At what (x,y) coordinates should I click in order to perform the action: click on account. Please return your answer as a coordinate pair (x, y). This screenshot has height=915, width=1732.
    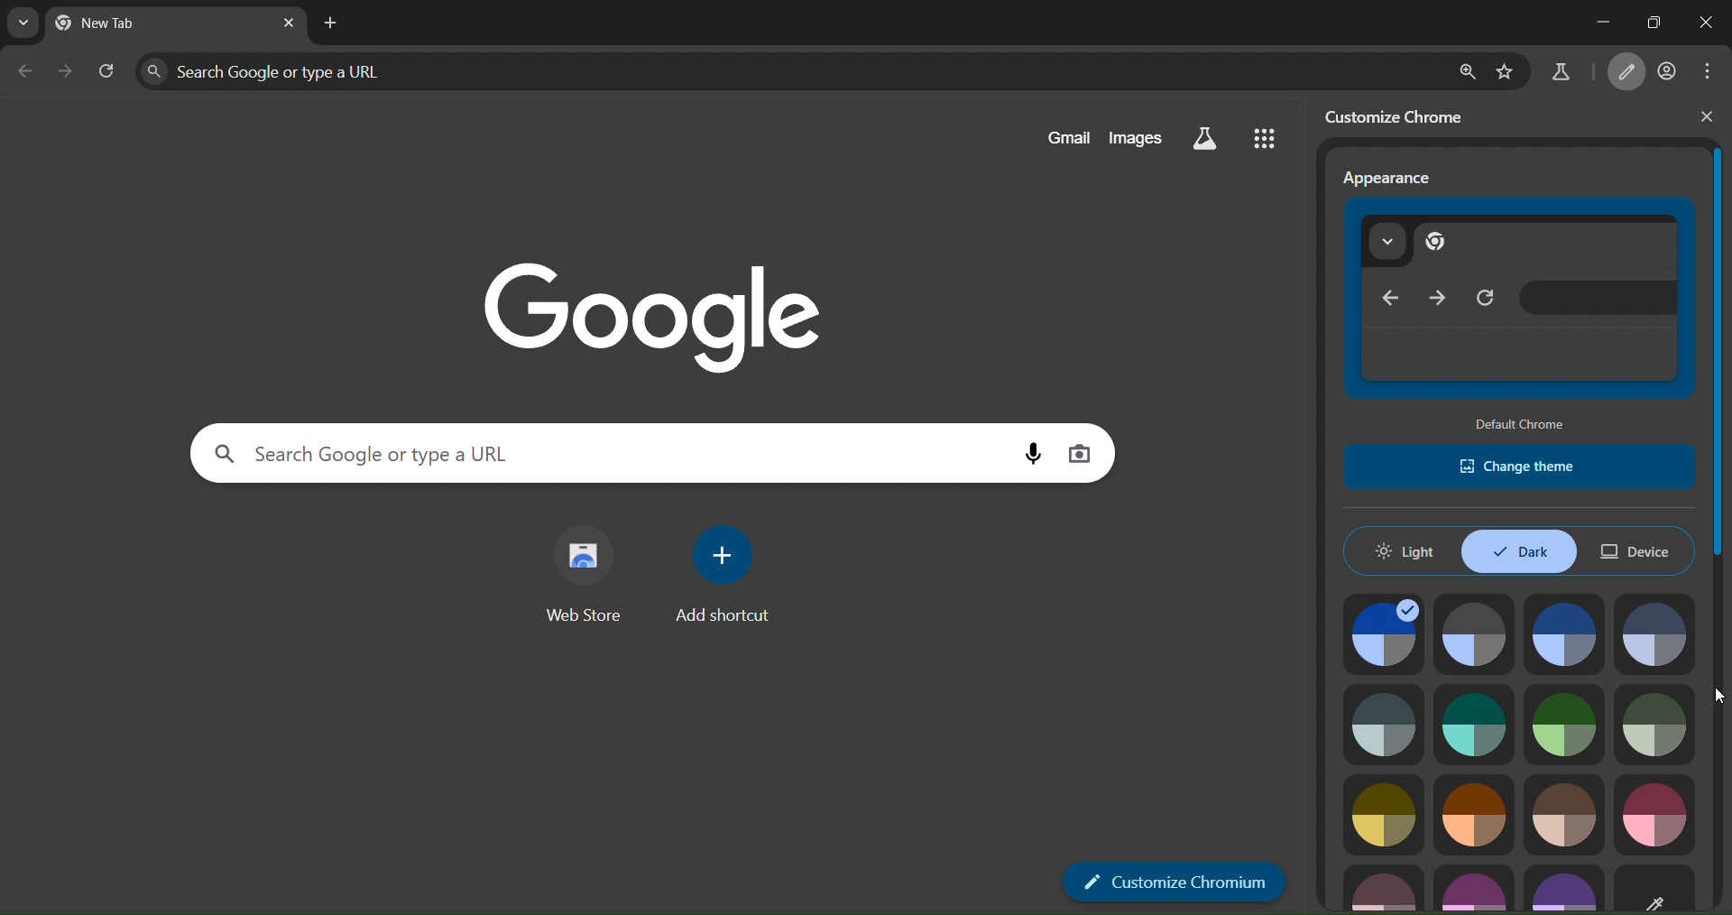
    Looking at the image, I should click on (1669, 69).